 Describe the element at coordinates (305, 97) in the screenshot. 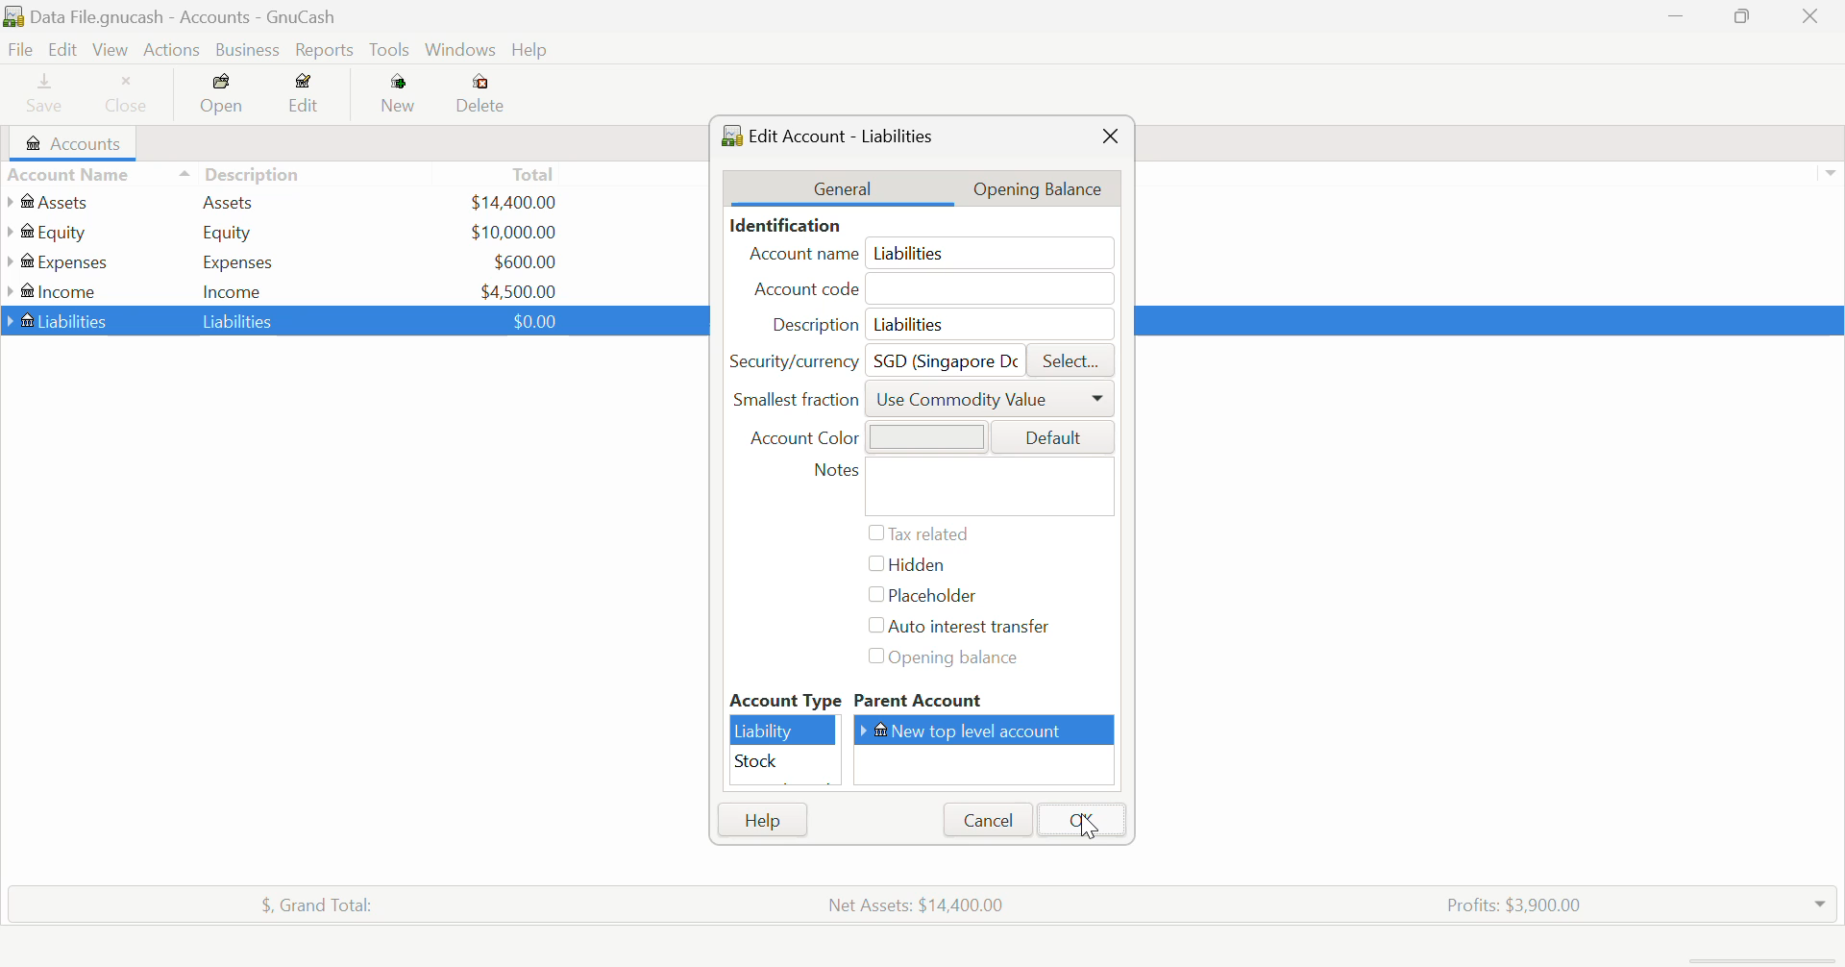

I see `Edit` at that location.